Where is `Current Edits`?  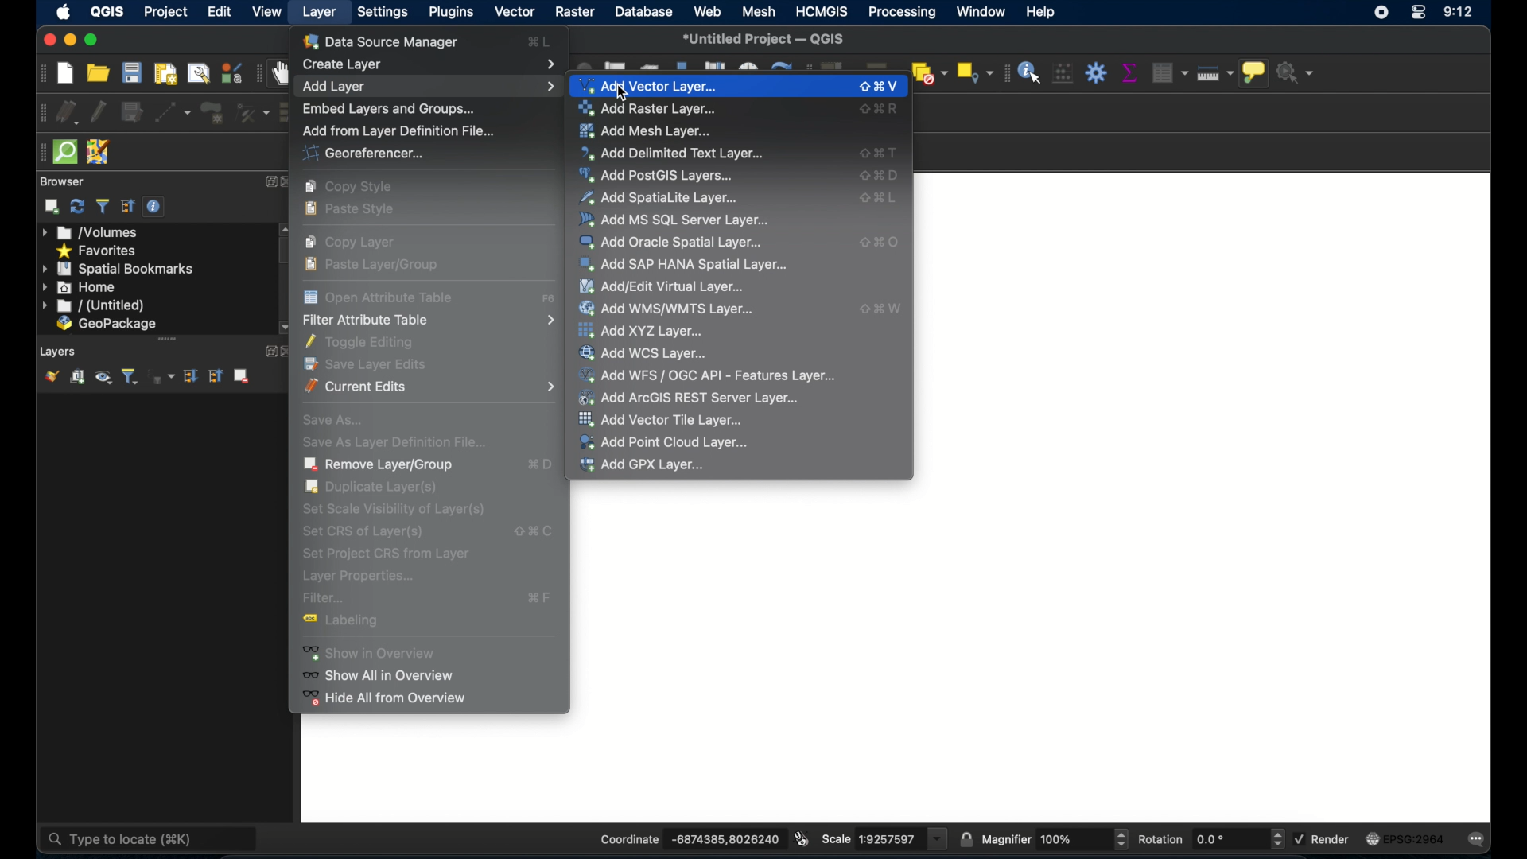
Current Edits is located at coordinates (429, 388).